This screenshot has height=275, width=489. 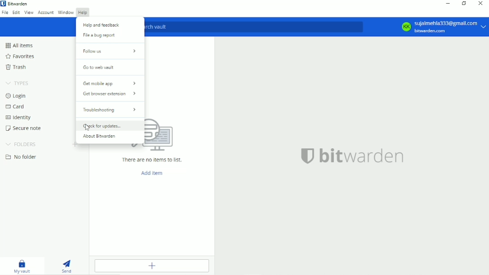 What do you see at coordinates (103, 68) in the screenshot?
I see `Go to web vault` at bounding box center [103, 68].